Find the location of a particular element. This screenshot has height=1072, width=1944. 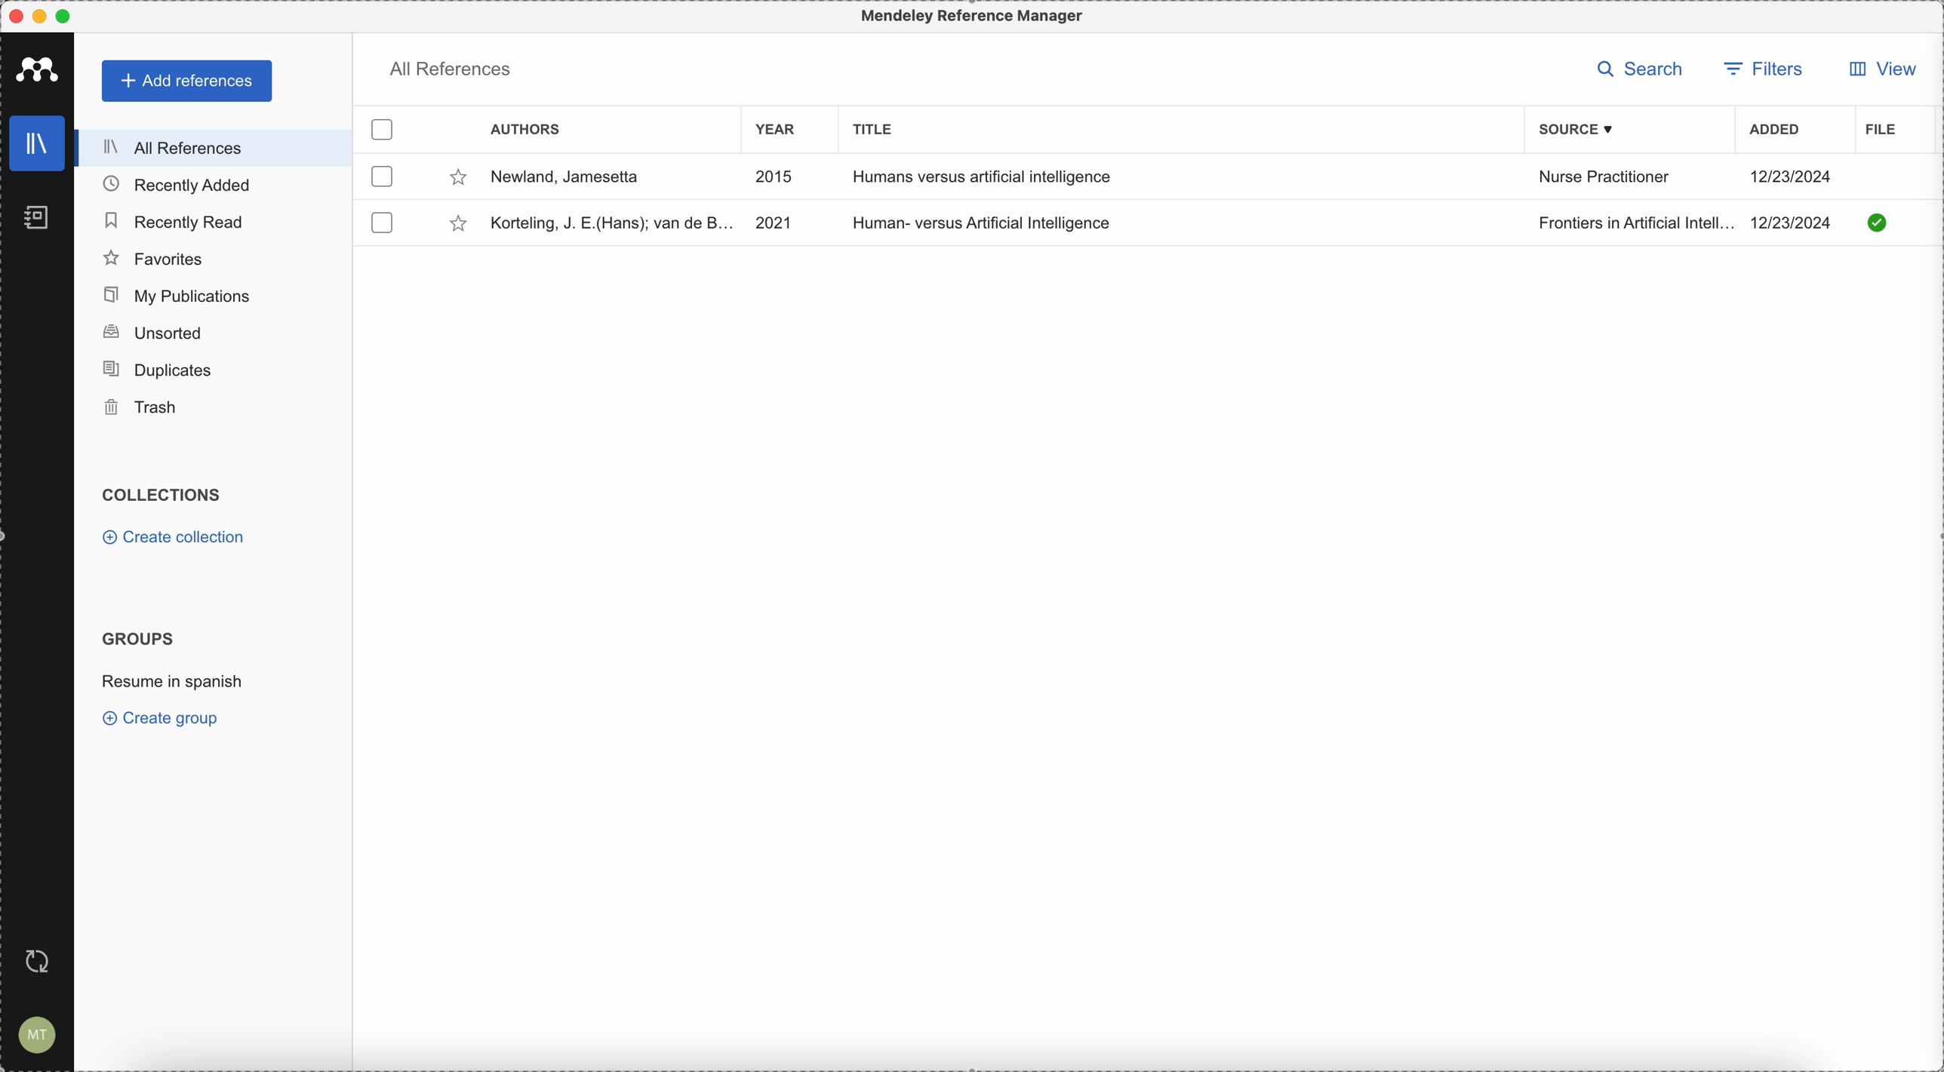

favorite is located at coordinates (456, 178).